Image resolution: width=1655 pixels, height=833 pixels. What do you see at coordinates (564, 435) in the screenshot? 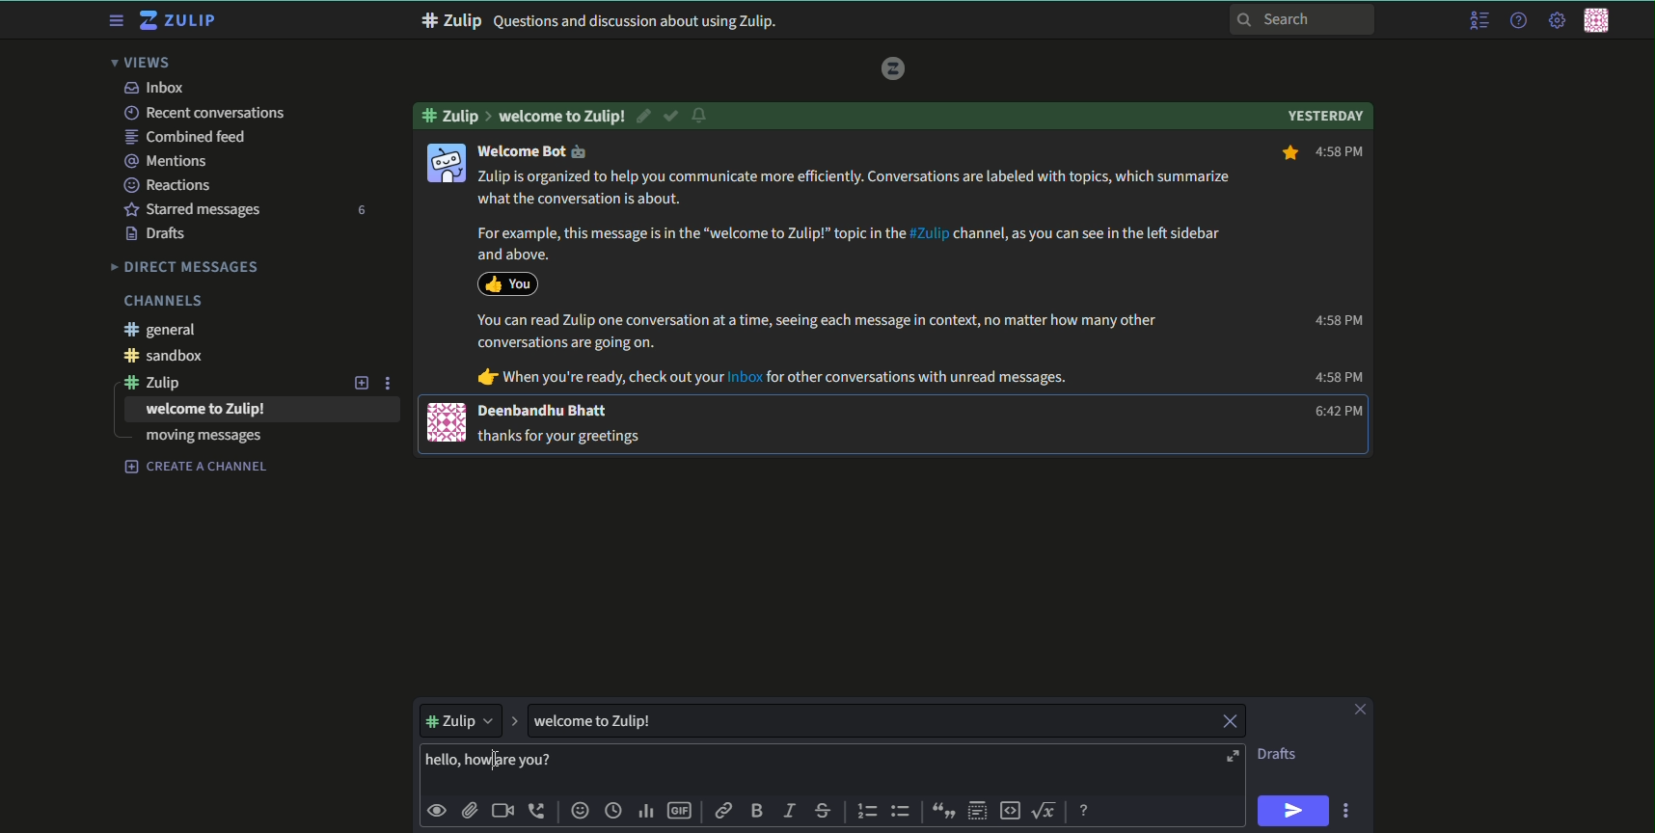
I see `thanks for your greetings` at bounding box center [564, 435].